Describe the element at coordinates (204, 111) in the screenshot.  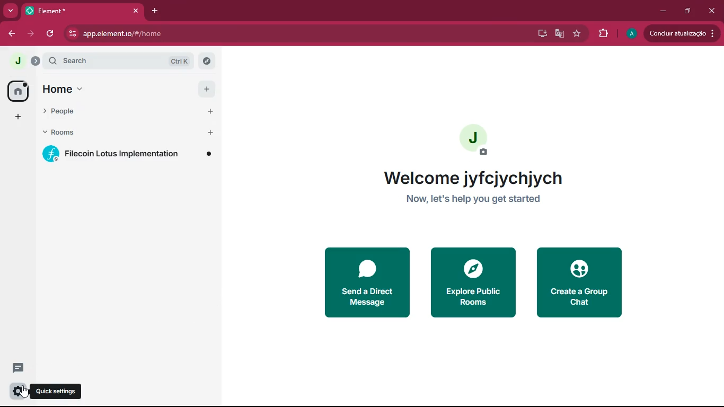
I see `add` at that location.